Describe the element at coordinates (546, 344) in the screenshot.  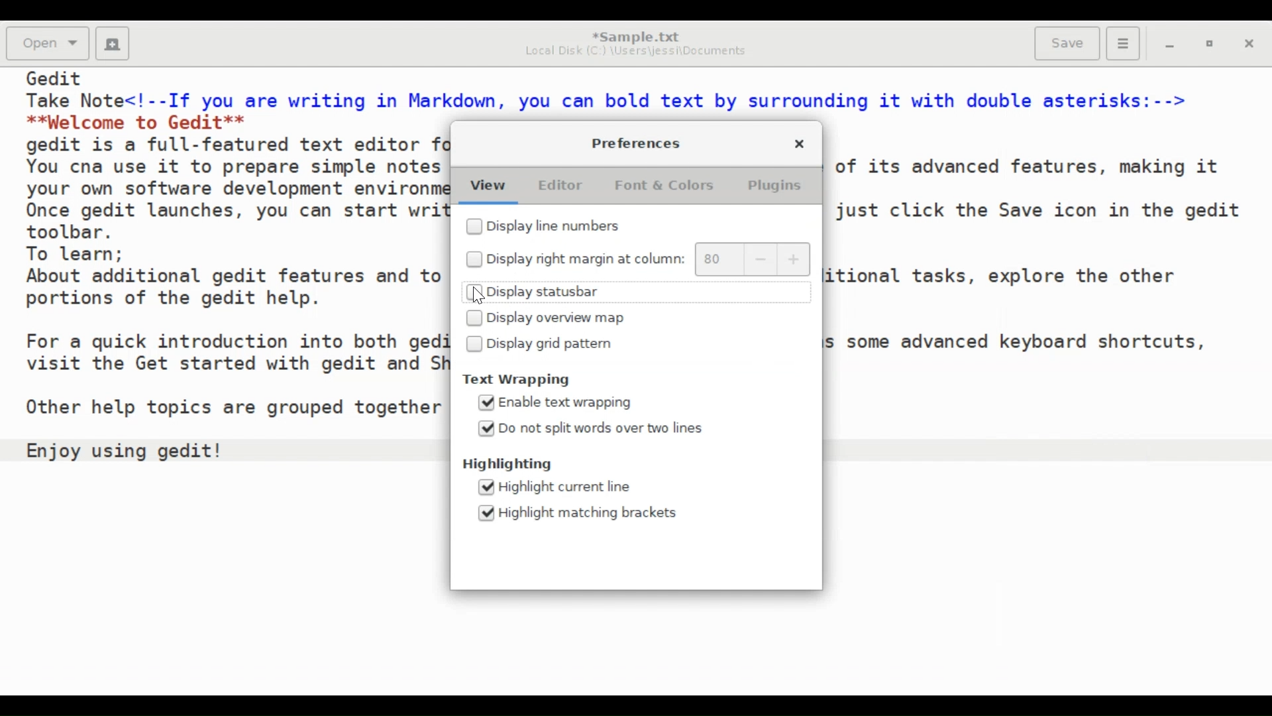
I see `(un)select Display grid pattern` at that location.